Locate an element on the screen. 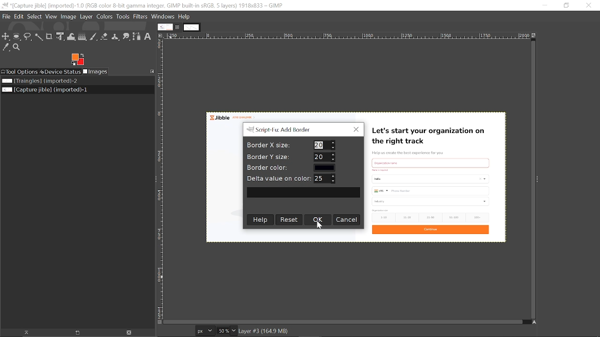  Current zoom is located at coordinates (223, 331).